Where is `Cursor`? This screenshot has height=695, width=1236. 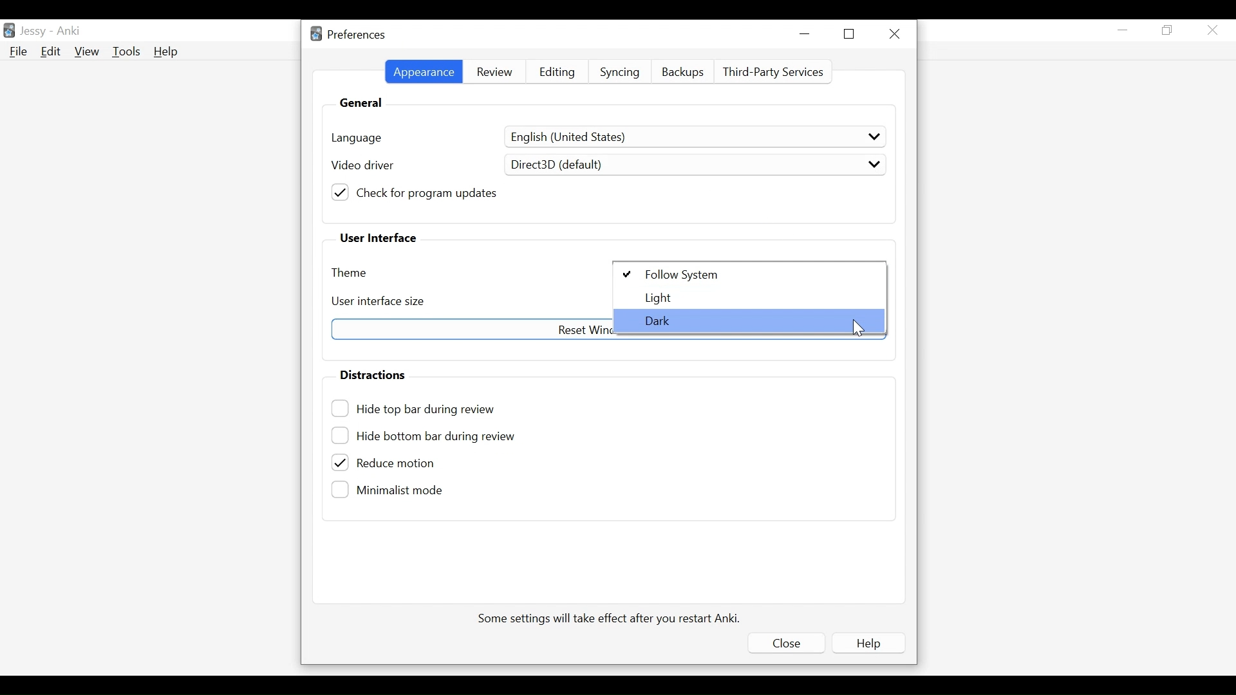 Cursor is located at coordinates (870, 279).